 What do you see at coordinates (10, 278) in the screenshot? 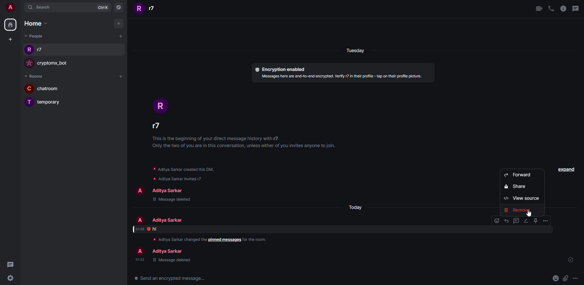
I see `settings` at bounding box center [10, 278].